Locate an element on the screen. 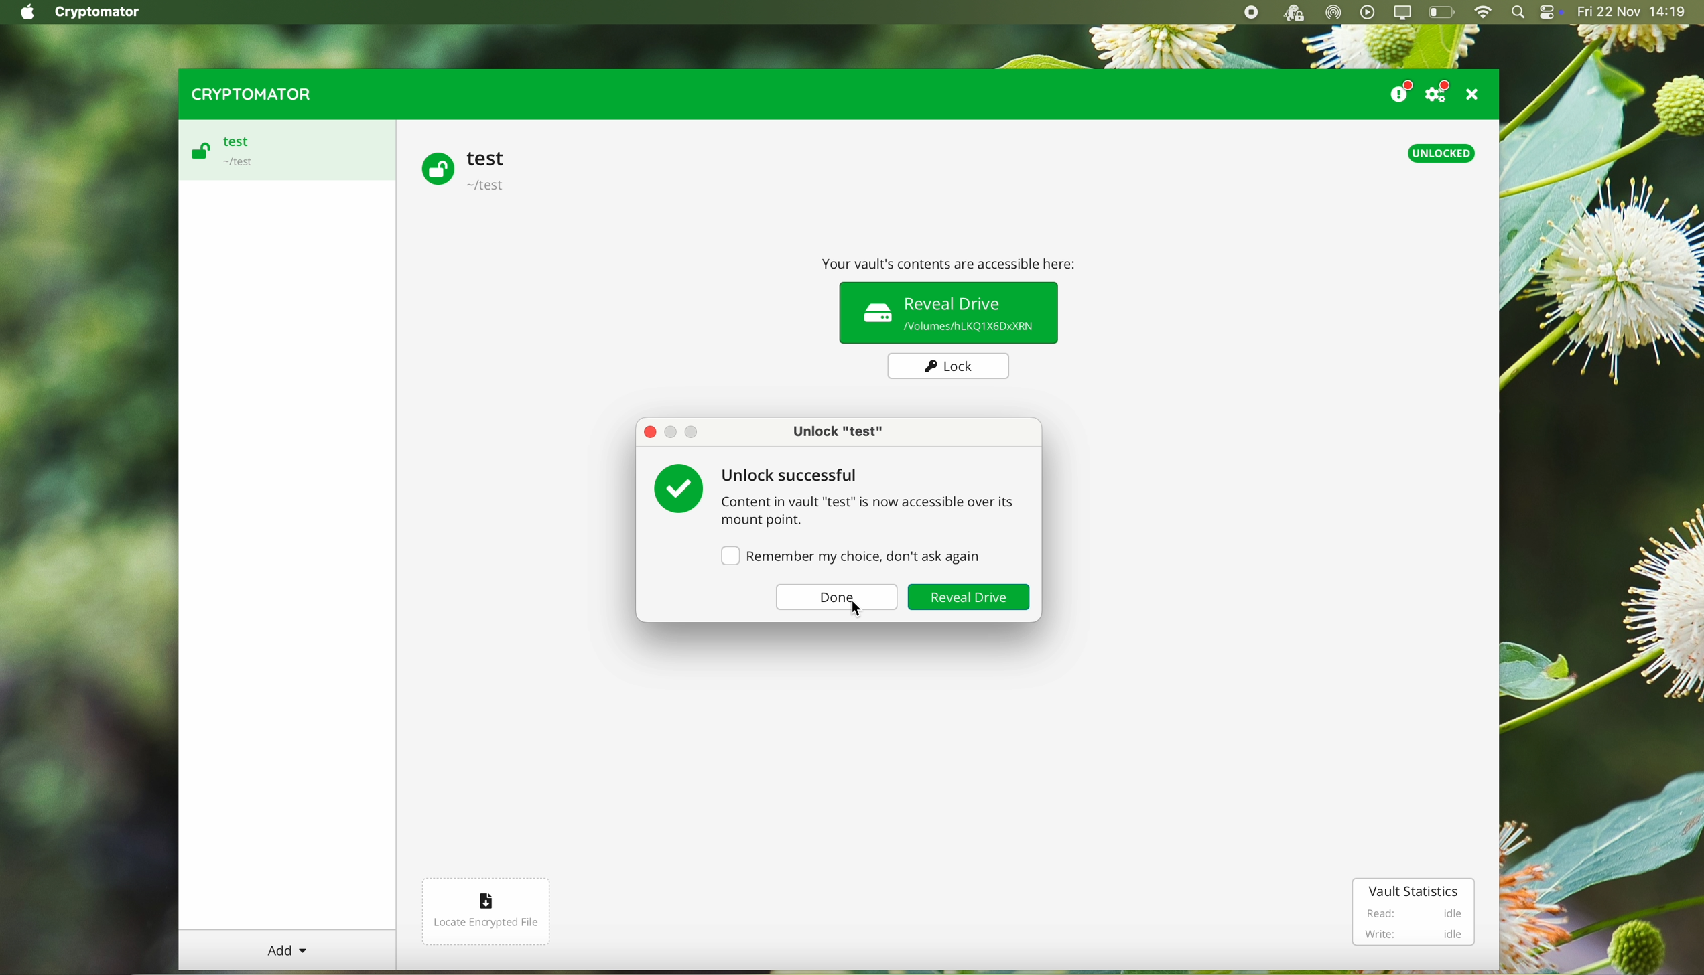 The width and height of the screenshot is (1704, 975). Minimize  is located at coordinates (673, 431).